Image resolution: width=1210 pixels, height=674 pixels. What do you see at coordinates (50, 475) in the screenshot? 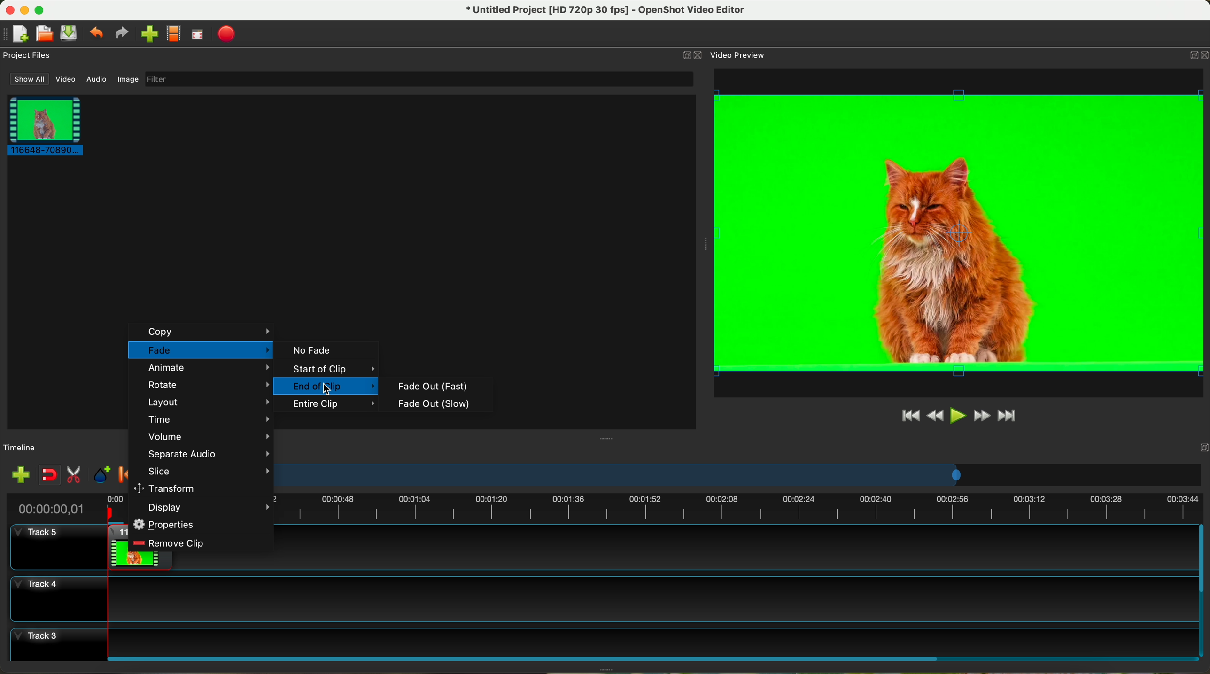
I see `disable snapping` at bounding box center [50, 475].